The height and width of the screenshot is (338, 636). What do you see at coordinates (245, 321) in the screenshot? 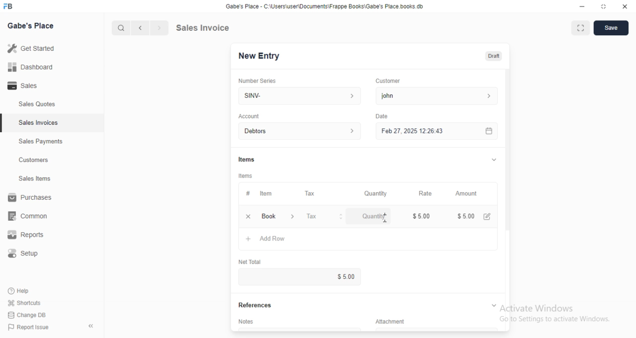
I see `Notes` at bounding box center [245, 321].